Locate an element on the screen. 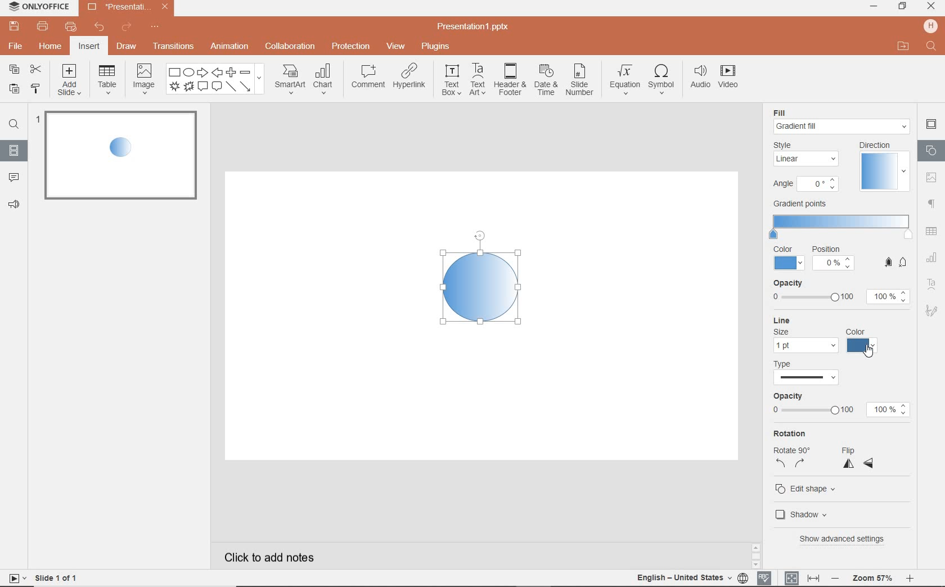  plugins is located at coordinates (436, 47).